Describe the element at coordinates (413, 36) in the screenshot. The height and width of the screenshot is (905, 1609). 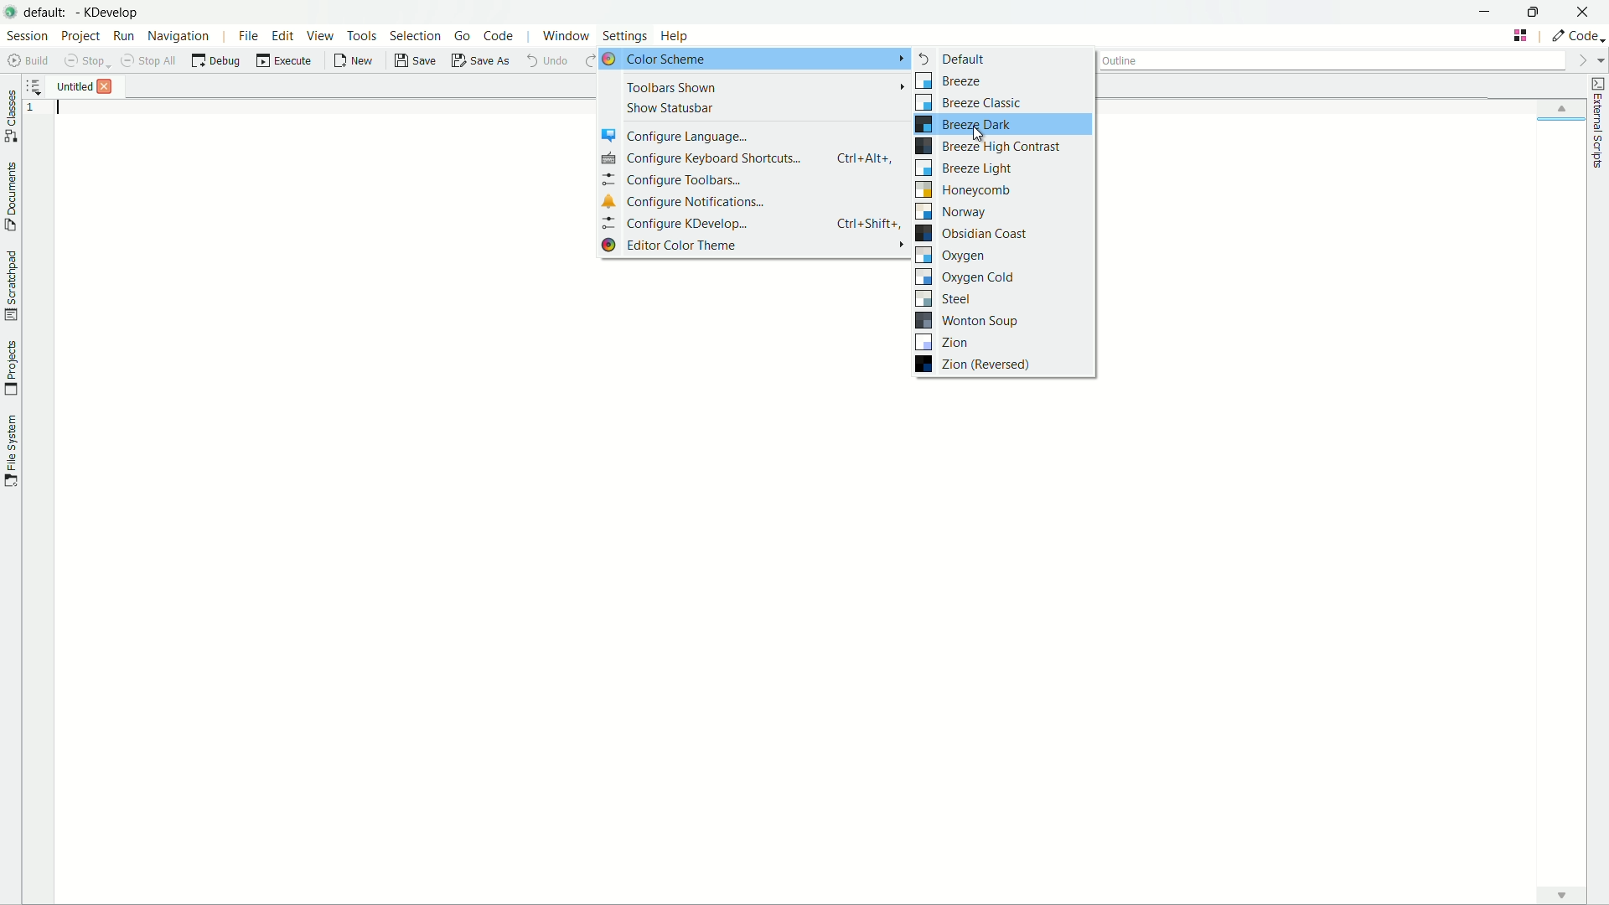
I see `selection` at that location.